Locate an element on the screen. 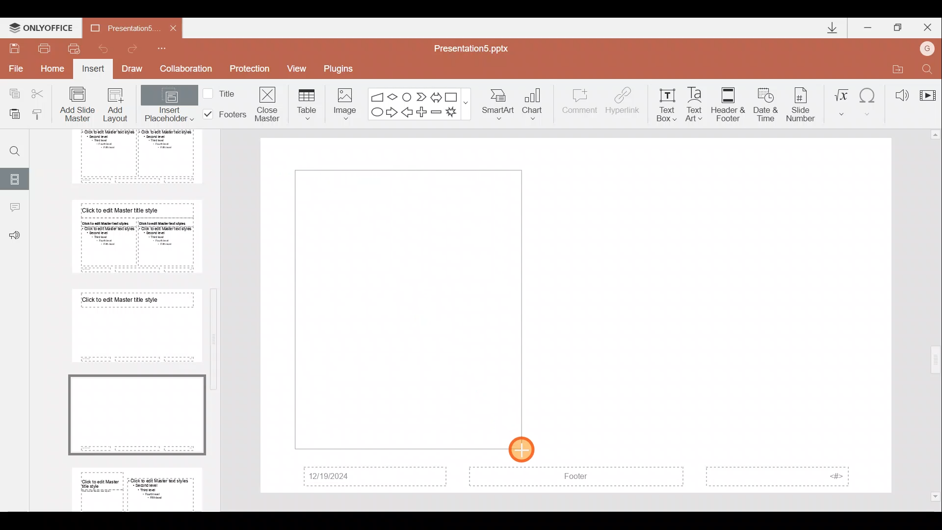 This screenshot has width=942, height=530. Add slide master is located at coordinates (79, 105).